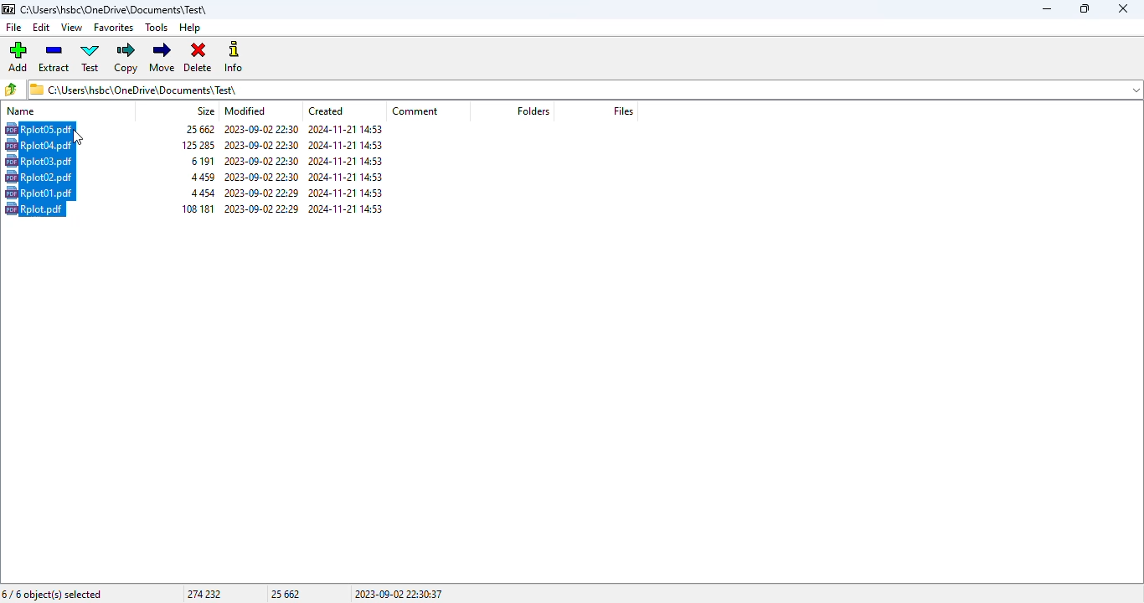  I want to click on modified date & time, so click(262, 193).